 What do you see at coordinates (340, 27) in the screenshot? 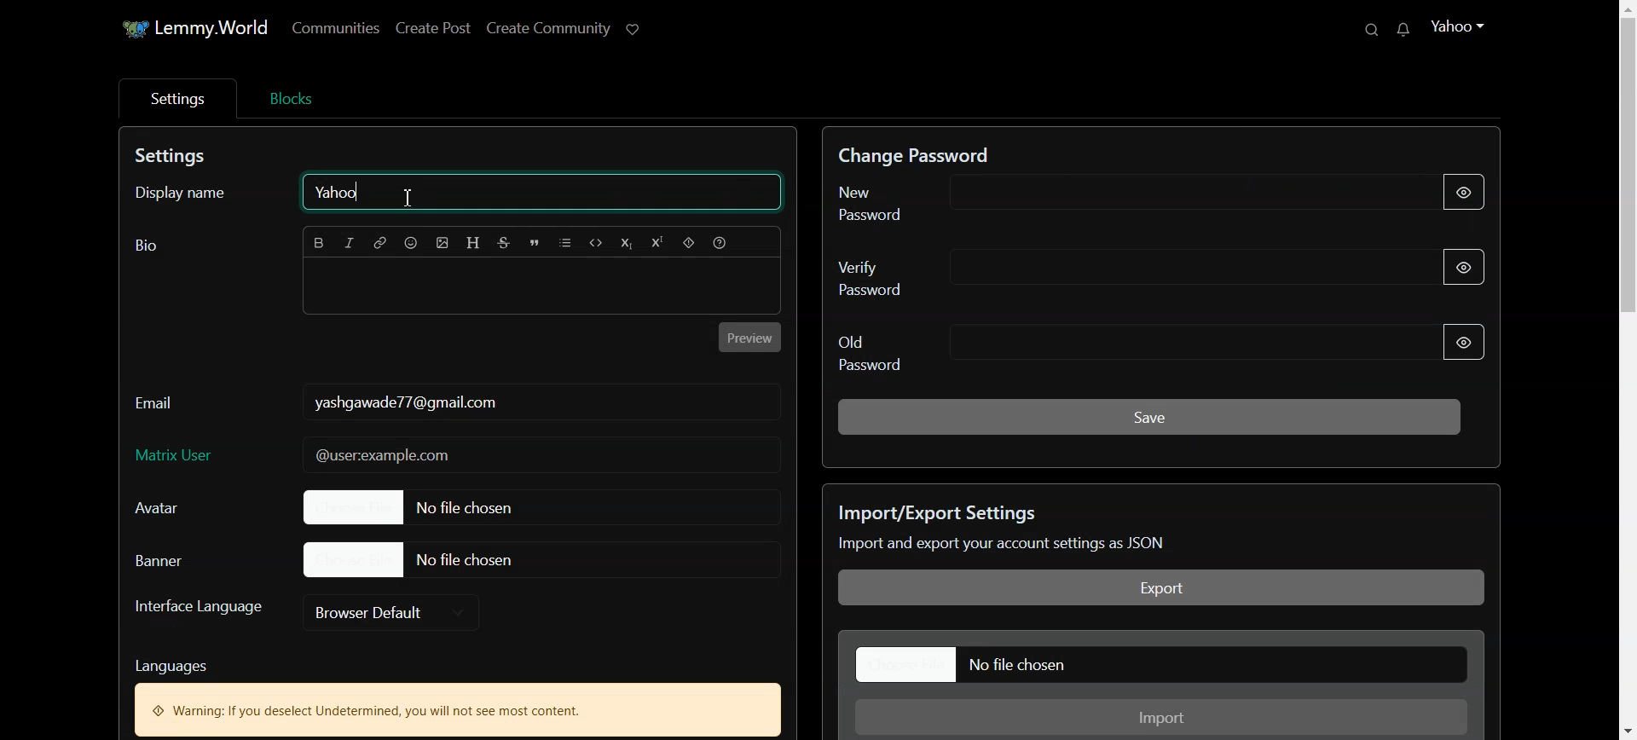
I see `communities` at bounding box center [340, 27].